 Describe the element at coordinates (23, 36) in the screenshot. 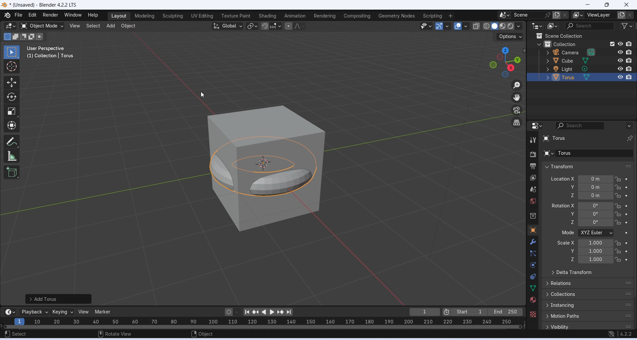

I see `Modes` at that location.